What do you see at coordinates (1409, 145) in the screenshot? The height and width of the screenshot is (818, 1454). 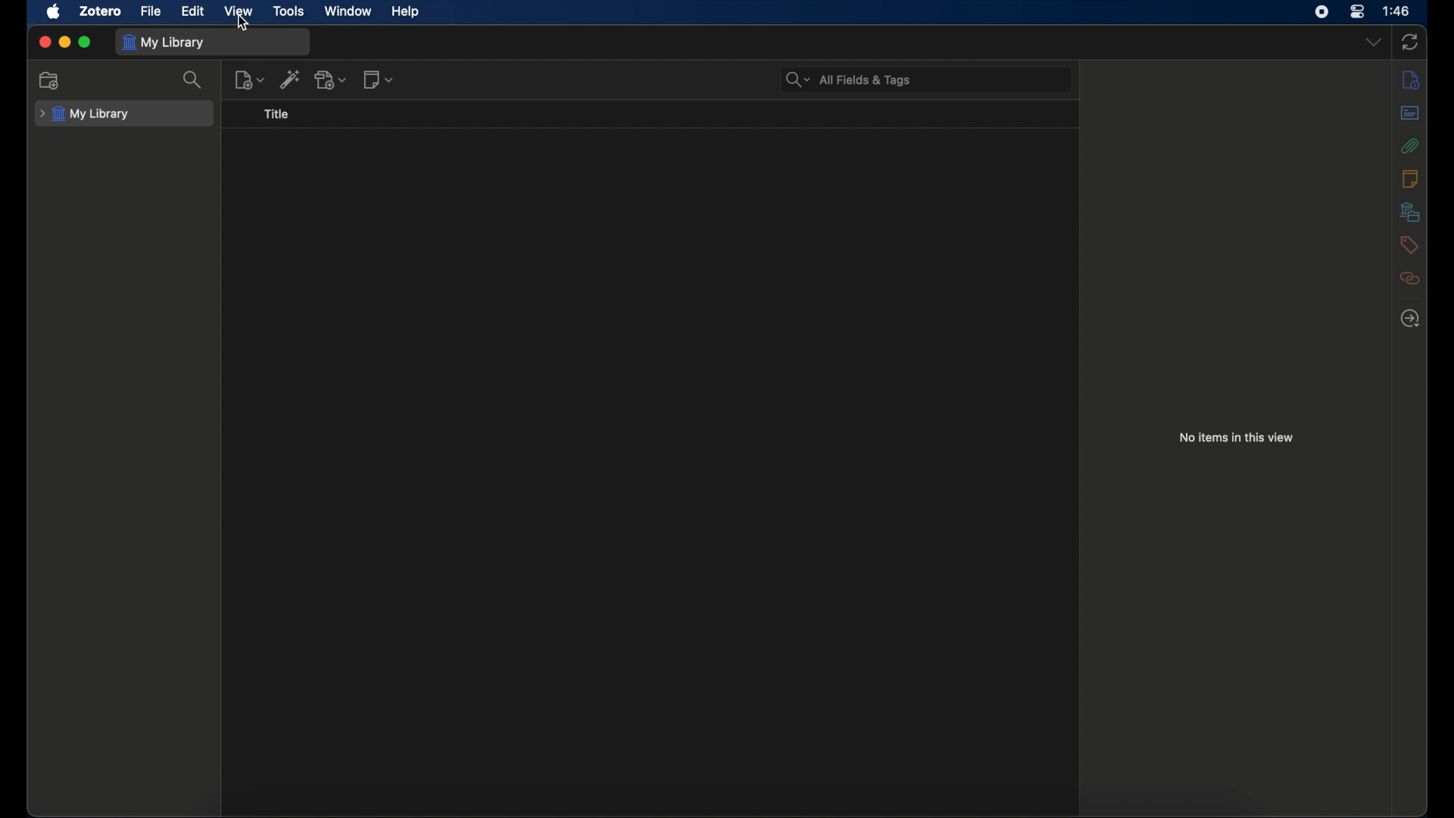 I see `attachments` at bounding box center [1409, 145].